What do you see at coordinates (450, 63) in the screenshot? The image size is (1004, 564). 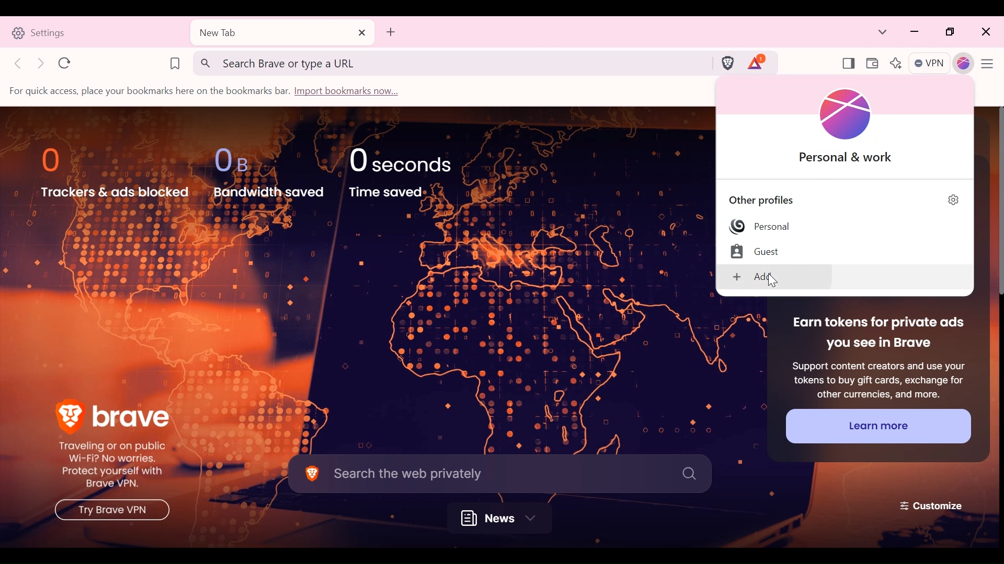 I see `Address bar` at bounding box center [450, 63].